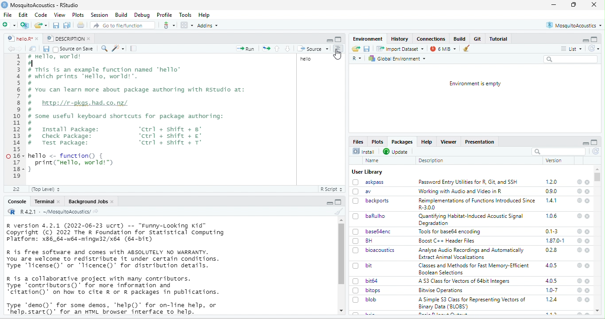  What do you see at coordinates (443, 49) in the screenshot?
I see `7 MiB` at bounding box center [443, 49].